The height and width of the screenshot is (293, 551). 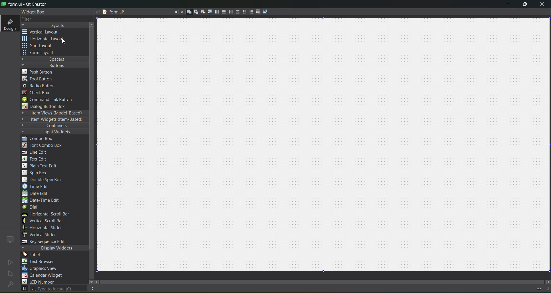 I want to click on widget box, so click(x=34, y=12).